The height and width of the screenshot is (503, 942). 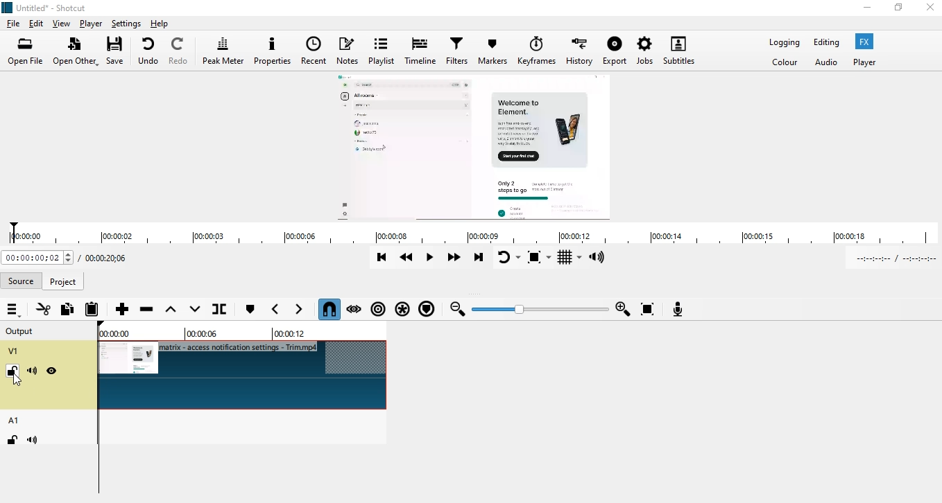 I want to click on subtitles, so click(x=678, y=51).